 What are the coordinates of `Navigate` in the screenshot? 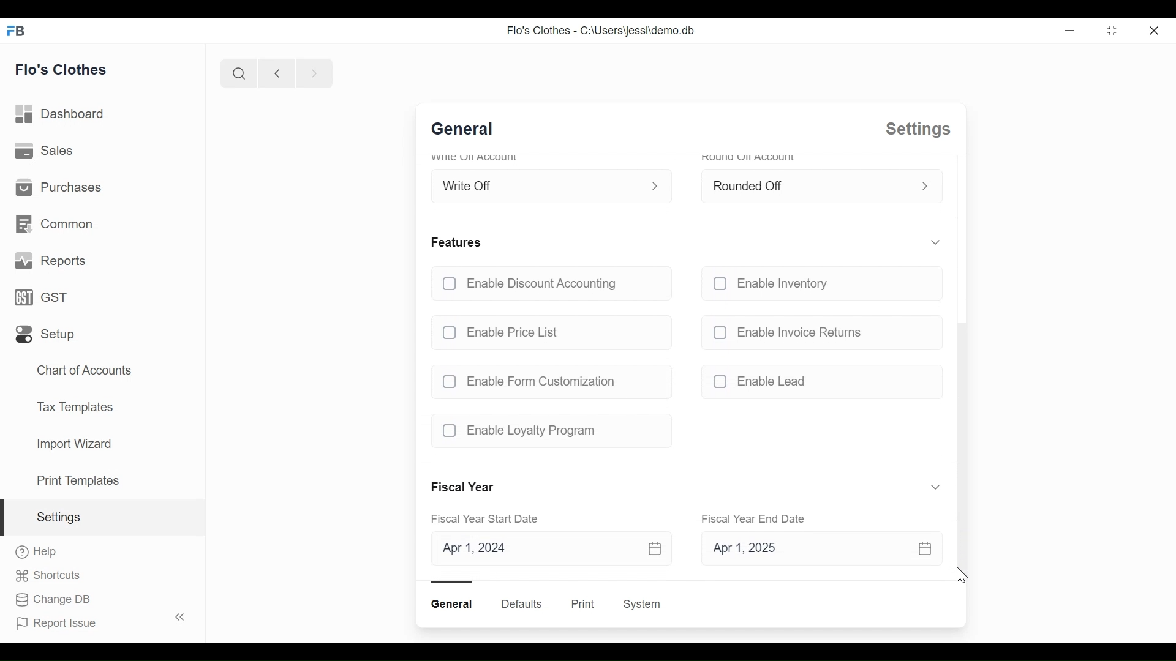 It's located at (312, 72).